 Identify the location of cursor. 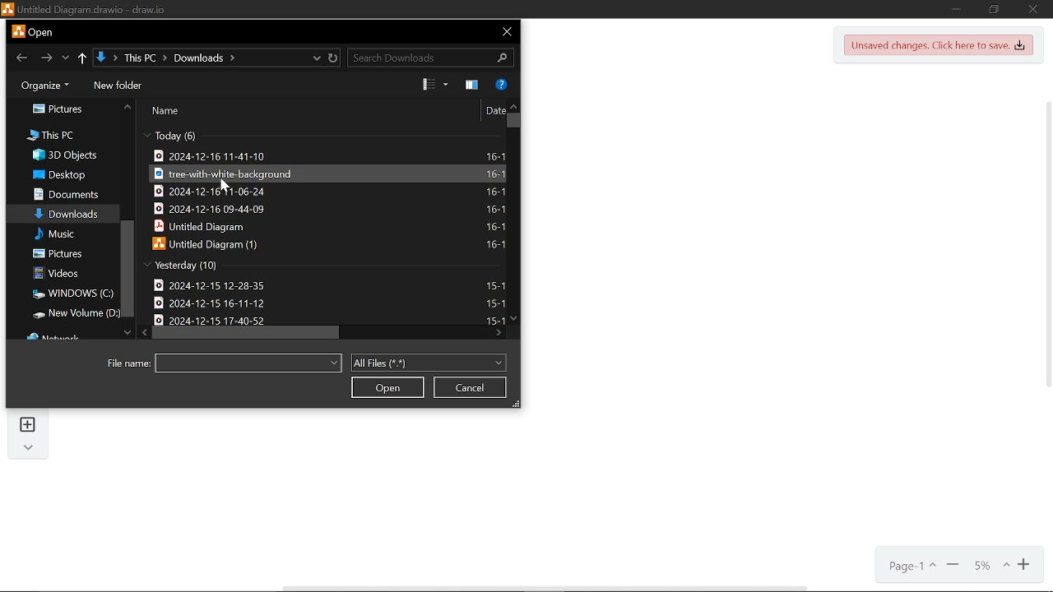
(221, 185).